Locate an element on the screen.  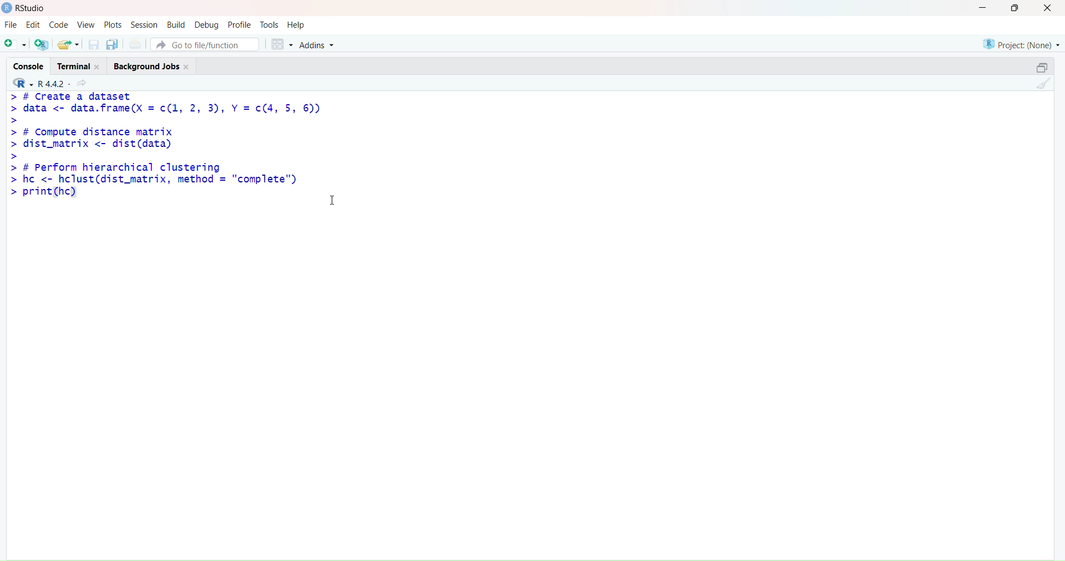
View is located at coordinates (86, 24).